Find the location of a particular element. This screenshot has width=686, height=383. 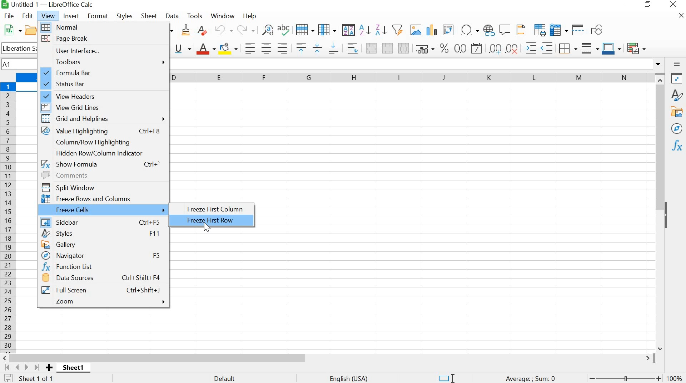

SIDEBAR is located at coordinates (101, 221).